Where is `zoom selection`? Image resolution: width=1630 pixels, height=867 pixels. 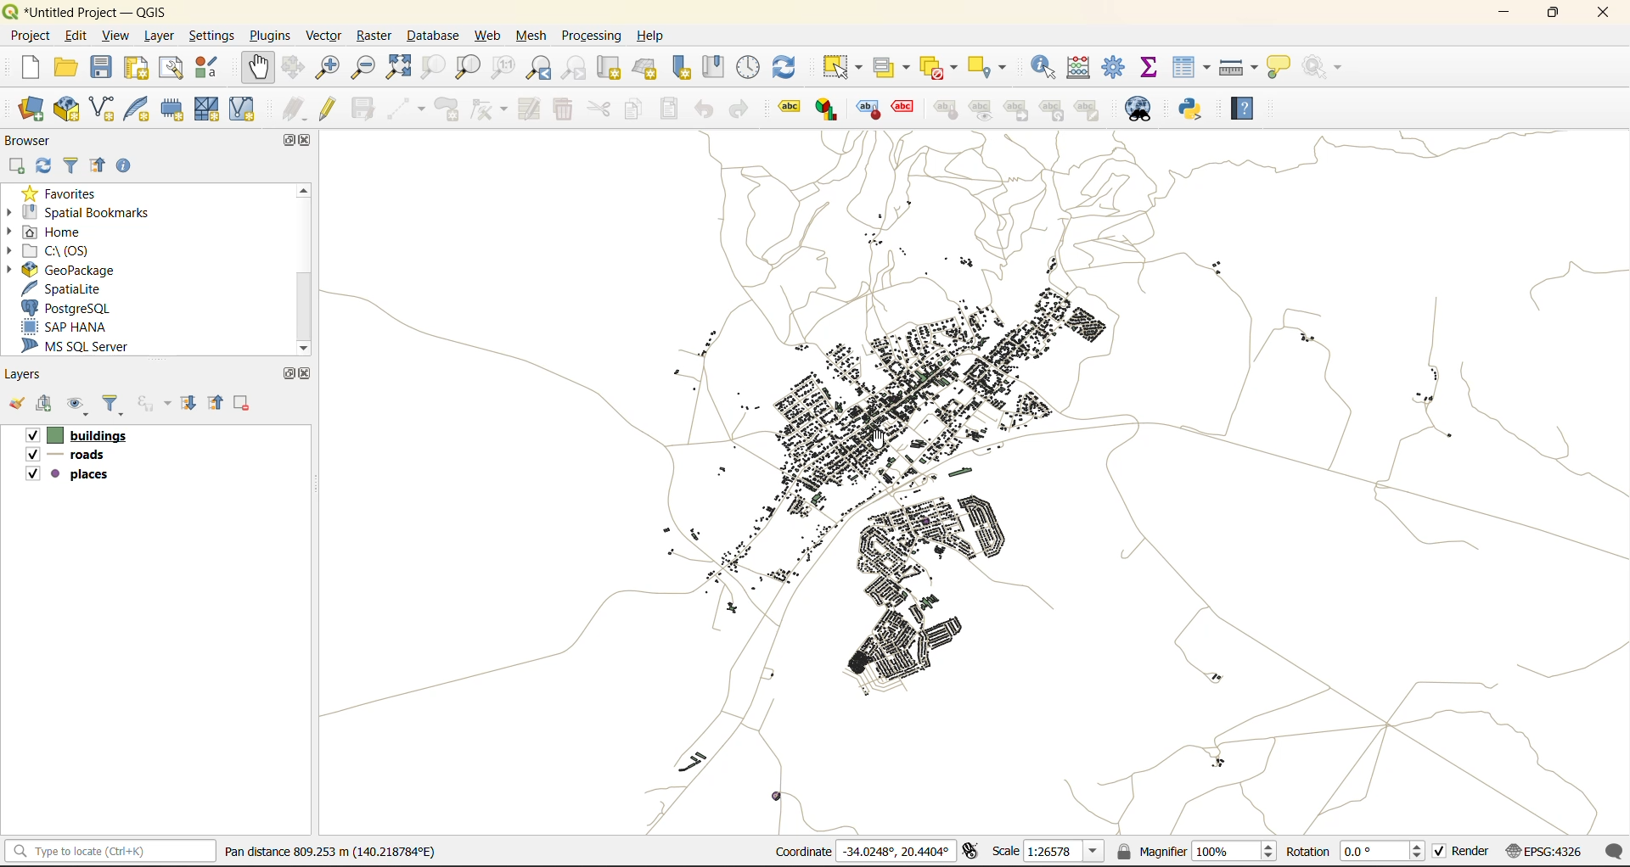 zoom selection is located at coordinates (437, 70).